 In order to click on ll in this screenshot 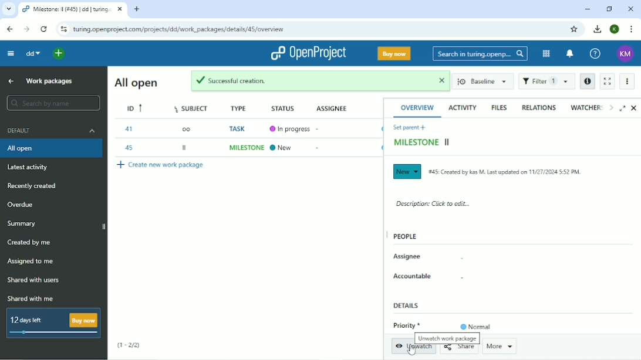, I will do `click(185, 147)`.